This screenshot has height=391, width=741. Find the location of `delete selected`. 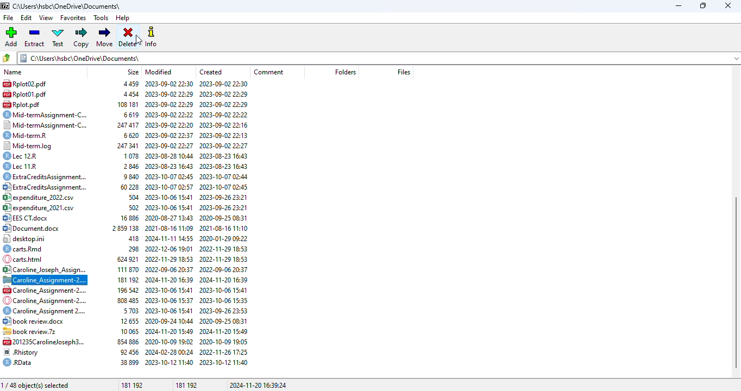

delete selected is located at coordinates (128, 38).